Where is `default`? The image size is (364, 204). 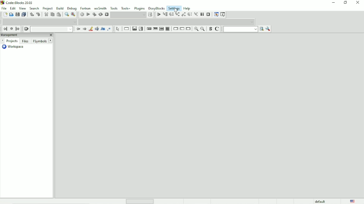 default is located at coordinates (321, 201).